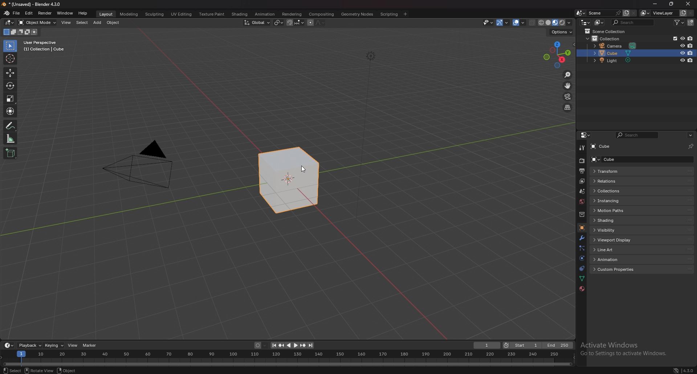  What do you see at coordinates (582, 161) in the screenshot?
I see `render` at bounding box center [582, 161].